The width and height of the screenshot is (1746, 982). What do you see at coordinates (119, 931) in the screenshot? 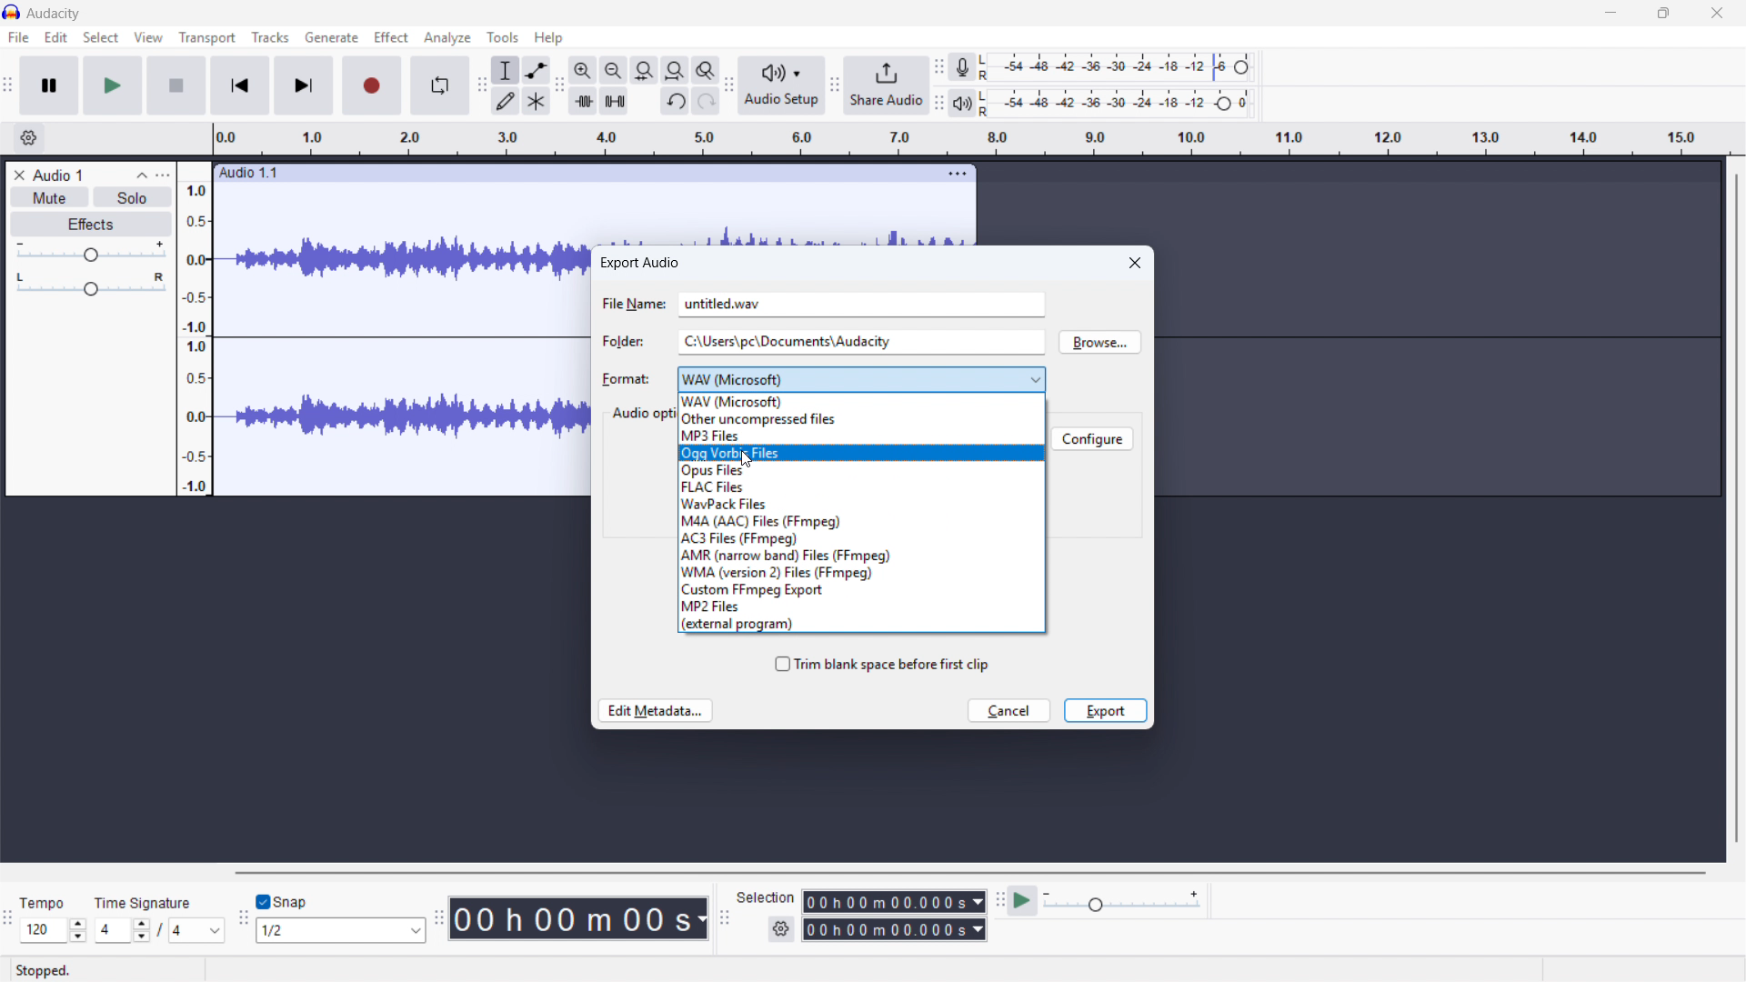
I see `Set time signature ` at bounding box center [119, 931].